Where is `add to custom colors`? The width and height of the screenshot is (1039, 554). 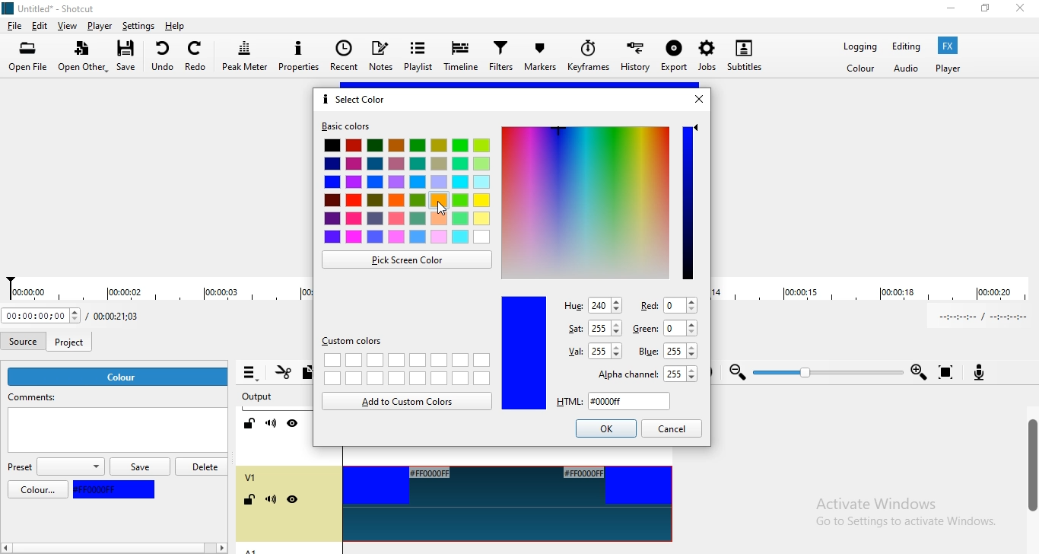
add to custom colors is located at coordinates (407, 402).